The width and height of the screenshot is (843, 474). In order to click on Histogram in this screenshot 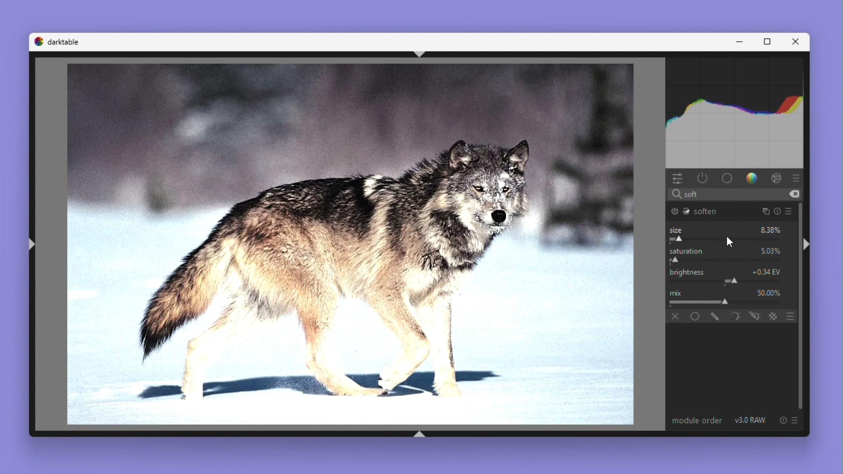, I will do `click(737, 111)`.